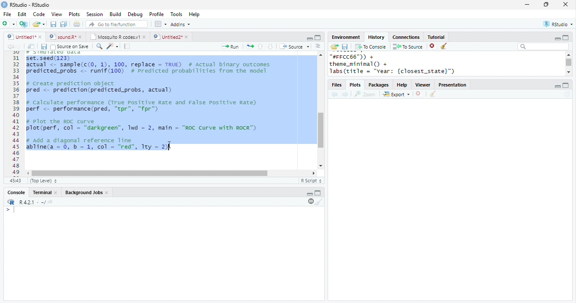 This screenshot has width=576, height=303. What do you see at coordinates (177, 14) in the screenshot?
I see `Tools` at bounding box center [177, 14].